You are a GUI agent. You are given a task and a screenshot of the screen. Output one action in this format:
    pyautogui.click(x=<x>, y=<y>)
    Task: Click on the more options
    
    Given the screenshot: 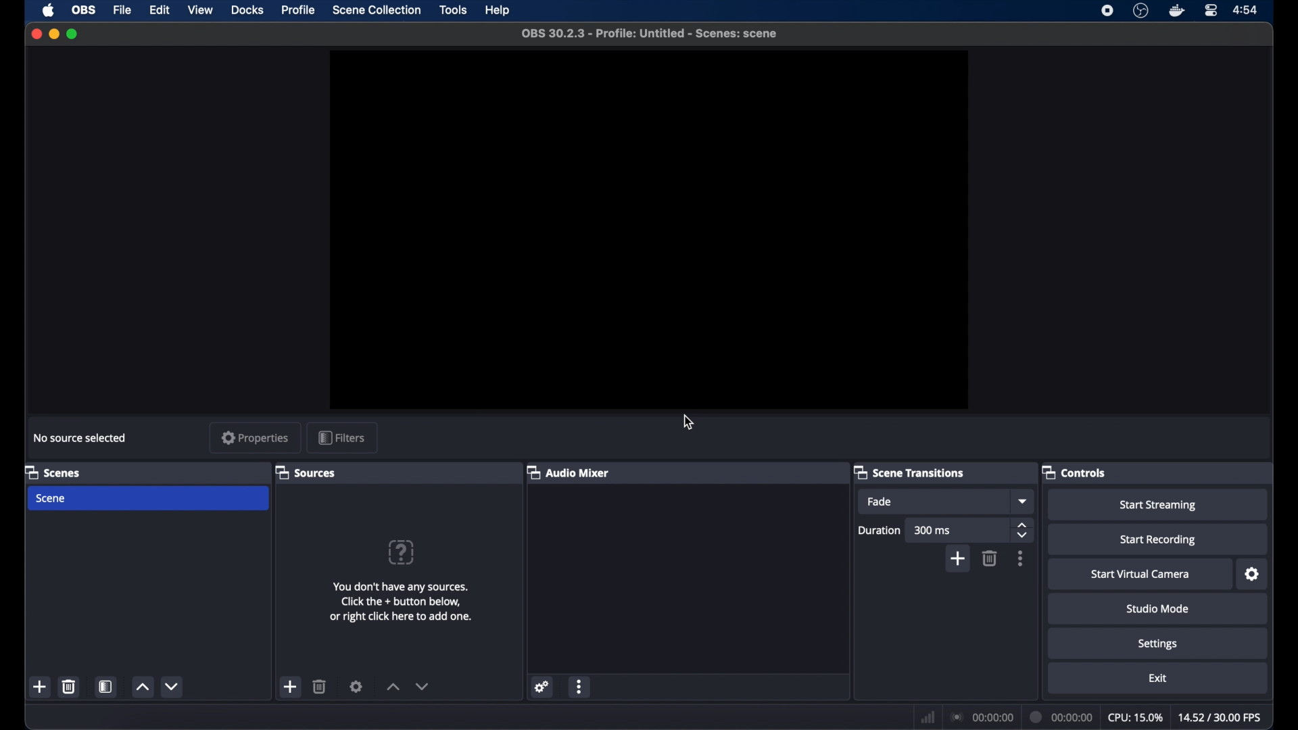 What is the action you would take?
    pyautogui.click(x=1021, y=558)
    